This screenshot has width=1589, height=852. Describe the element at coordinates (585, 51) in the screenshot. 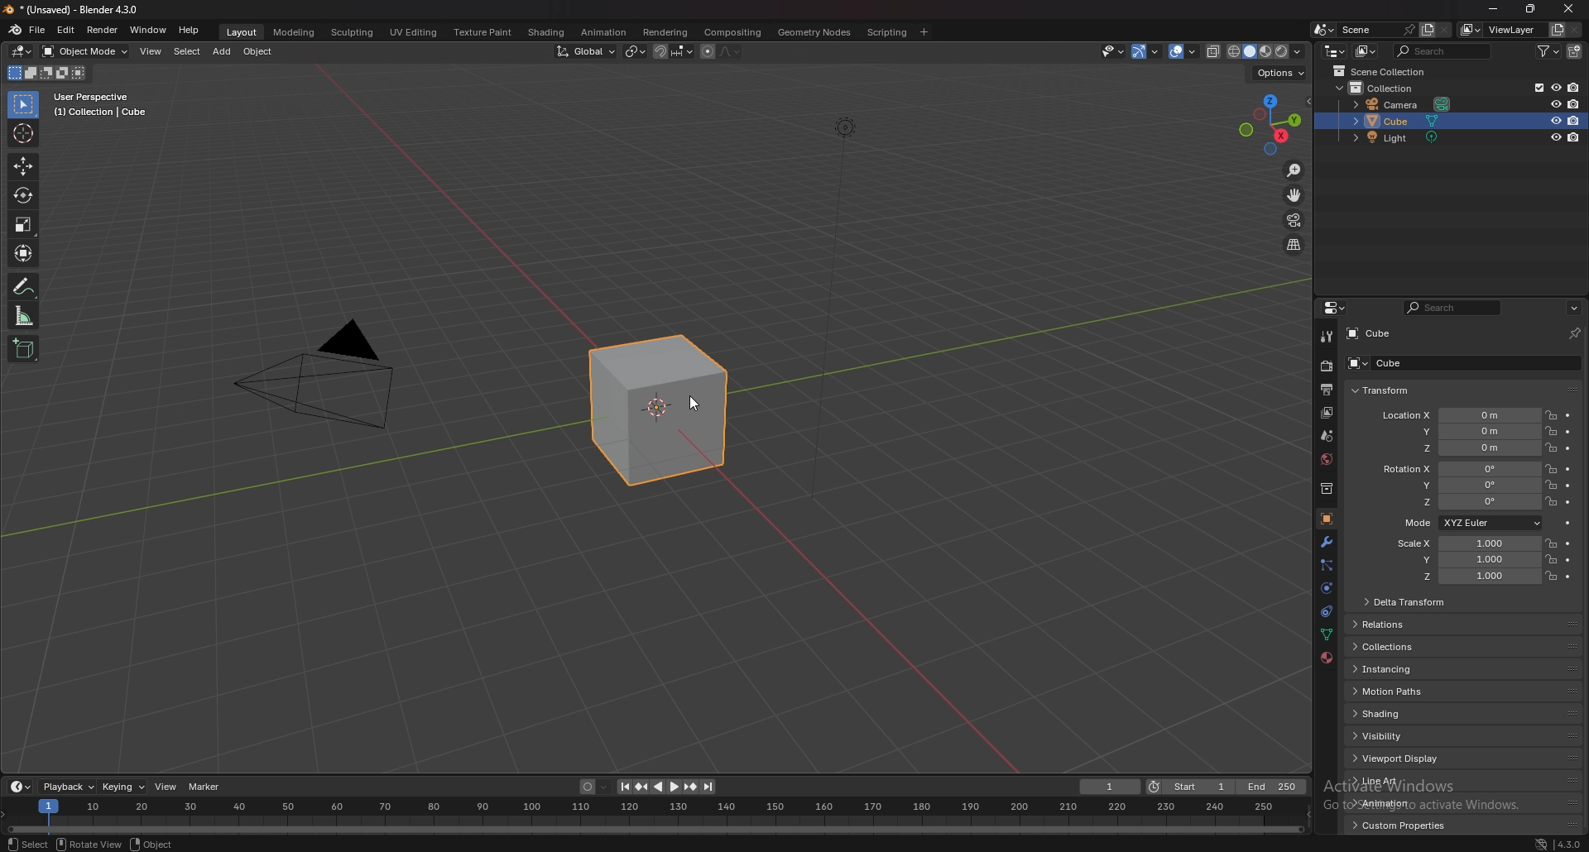

I see `transformation orientation` at that location.